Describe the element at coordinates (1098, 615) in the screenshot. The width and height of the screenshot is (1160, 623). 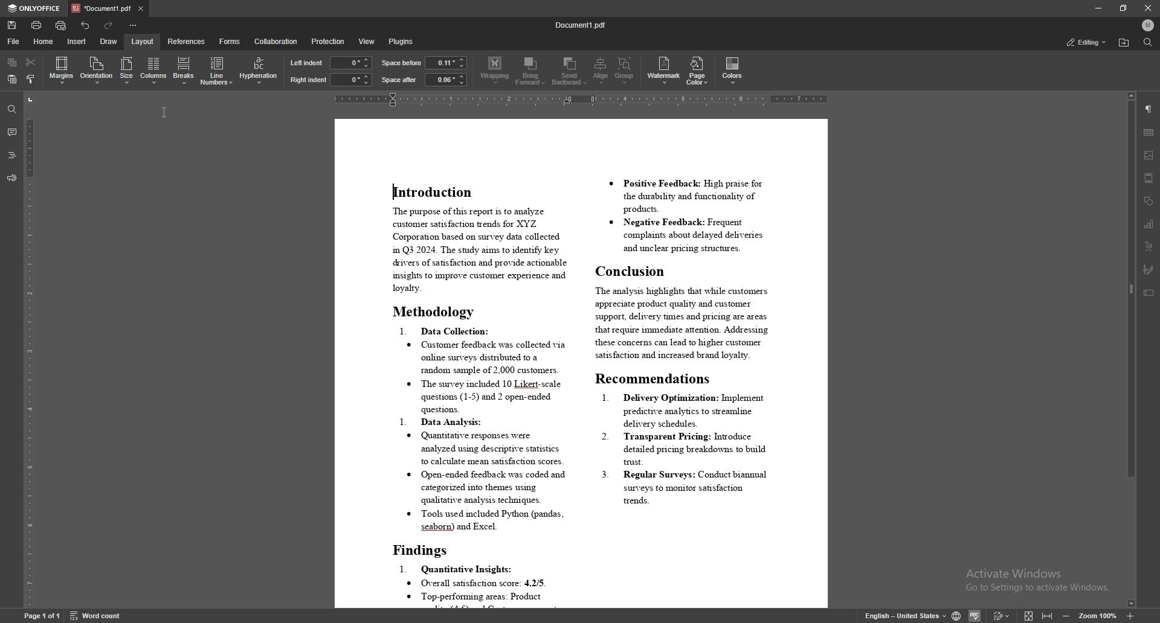
I see `zoom` at that location.